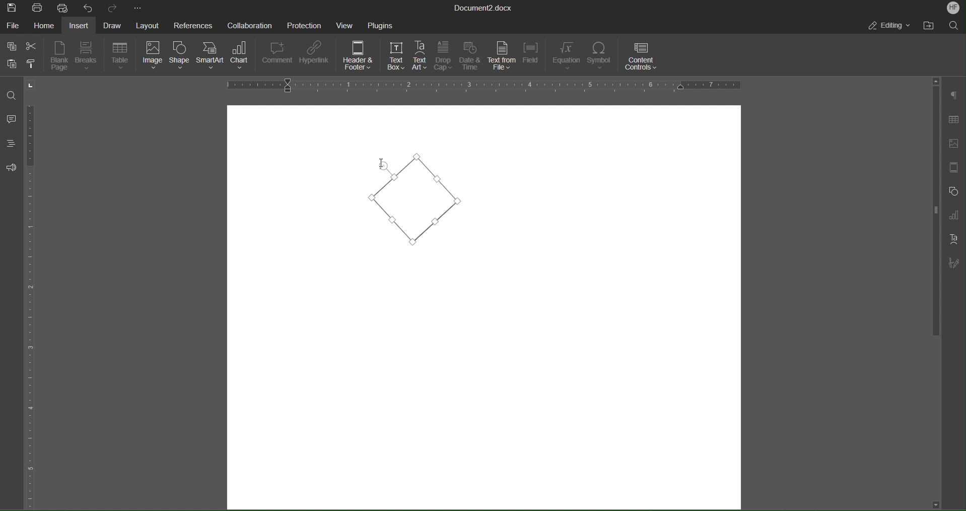 The height and width of the screenshot is (511, 966). What do you see at coordinates (954, 25) in the screenshot?
I see `Search` at bounding box center [954, 25].